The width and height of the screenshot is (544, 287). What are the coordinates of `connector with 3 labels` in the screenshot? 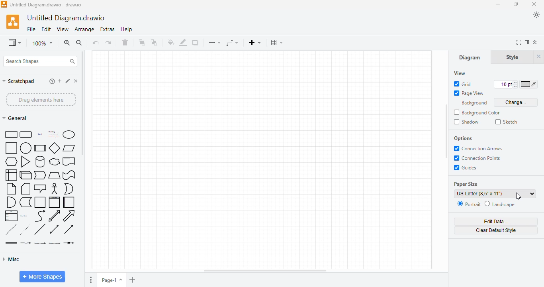 It's located at (55, 243).